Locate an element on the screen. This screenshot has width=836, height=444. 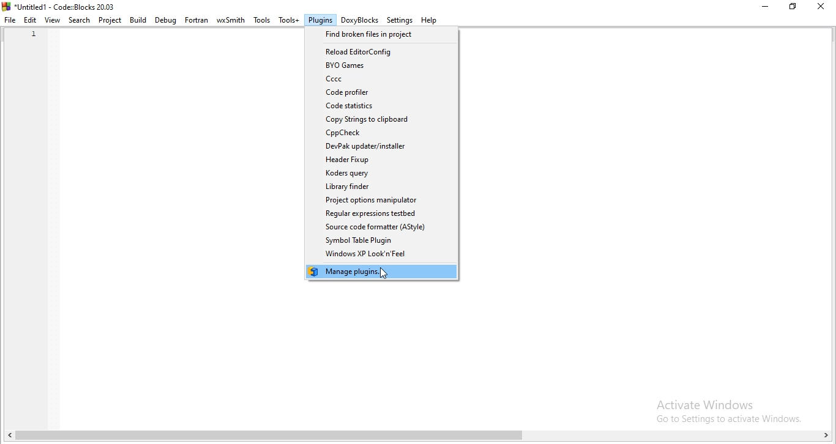
Cccc is located at coordinates (383, 80).